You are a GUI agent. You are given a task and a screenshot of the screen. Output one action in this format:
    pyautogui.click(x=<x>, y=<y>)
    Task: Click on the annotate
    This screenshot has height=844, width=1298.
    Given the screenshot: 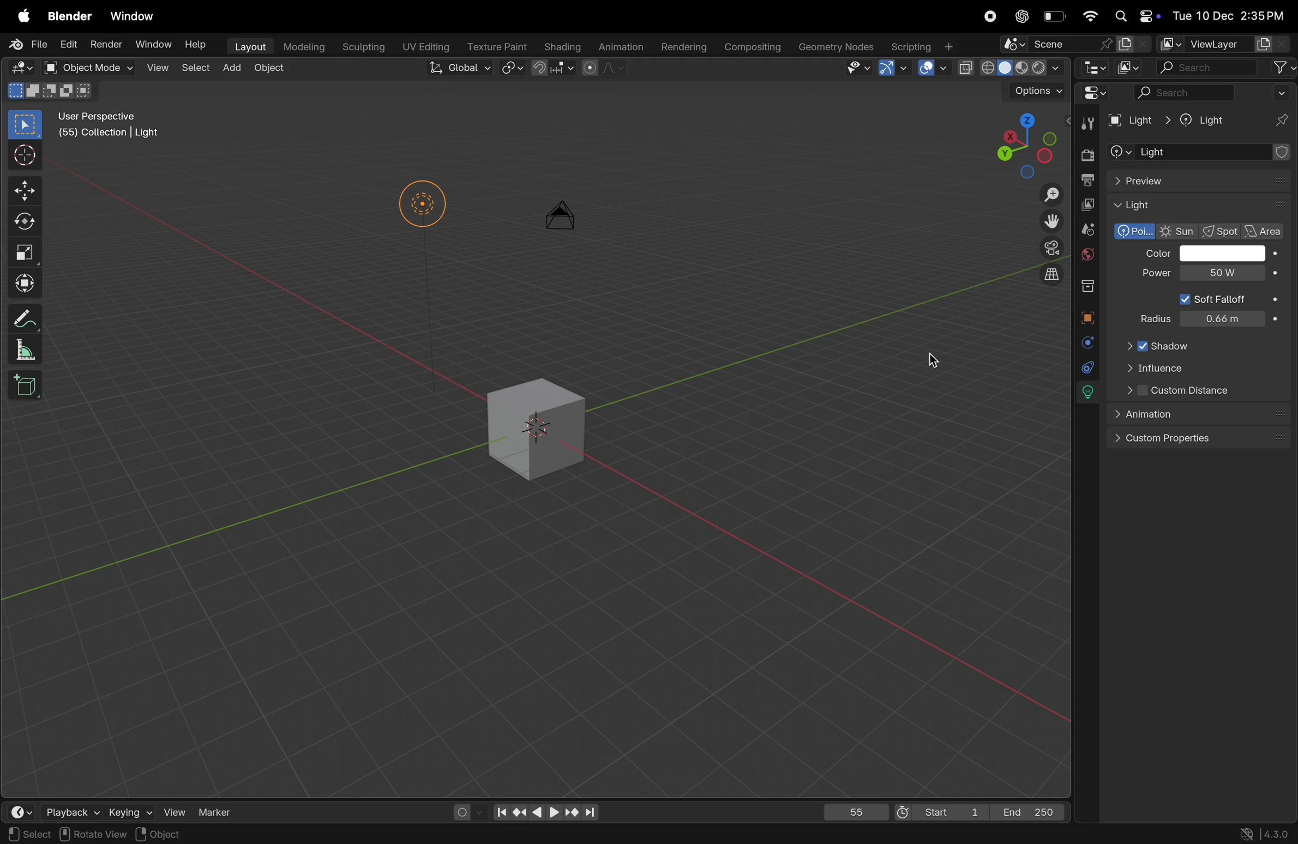 What is the action you would take?
    pyautogui.click(x=28, y=317)
    